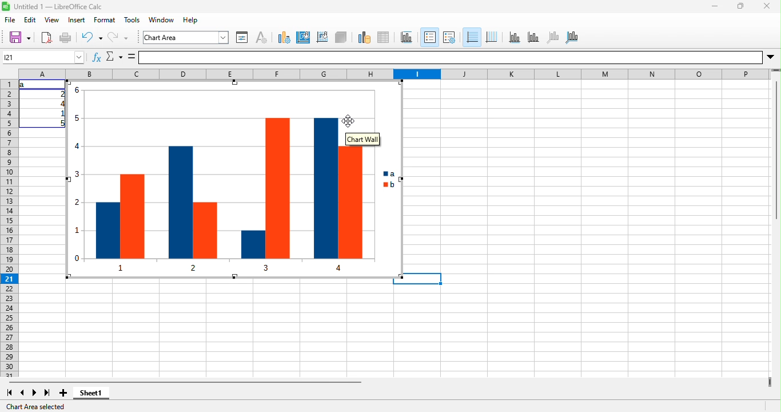  Describe the element at coordinates (741, 6) in the screenshot. I see `maximize` at that location.